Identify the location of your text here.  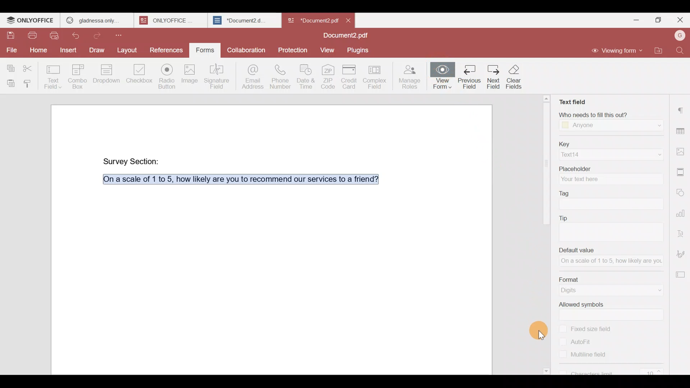
(609, 179).